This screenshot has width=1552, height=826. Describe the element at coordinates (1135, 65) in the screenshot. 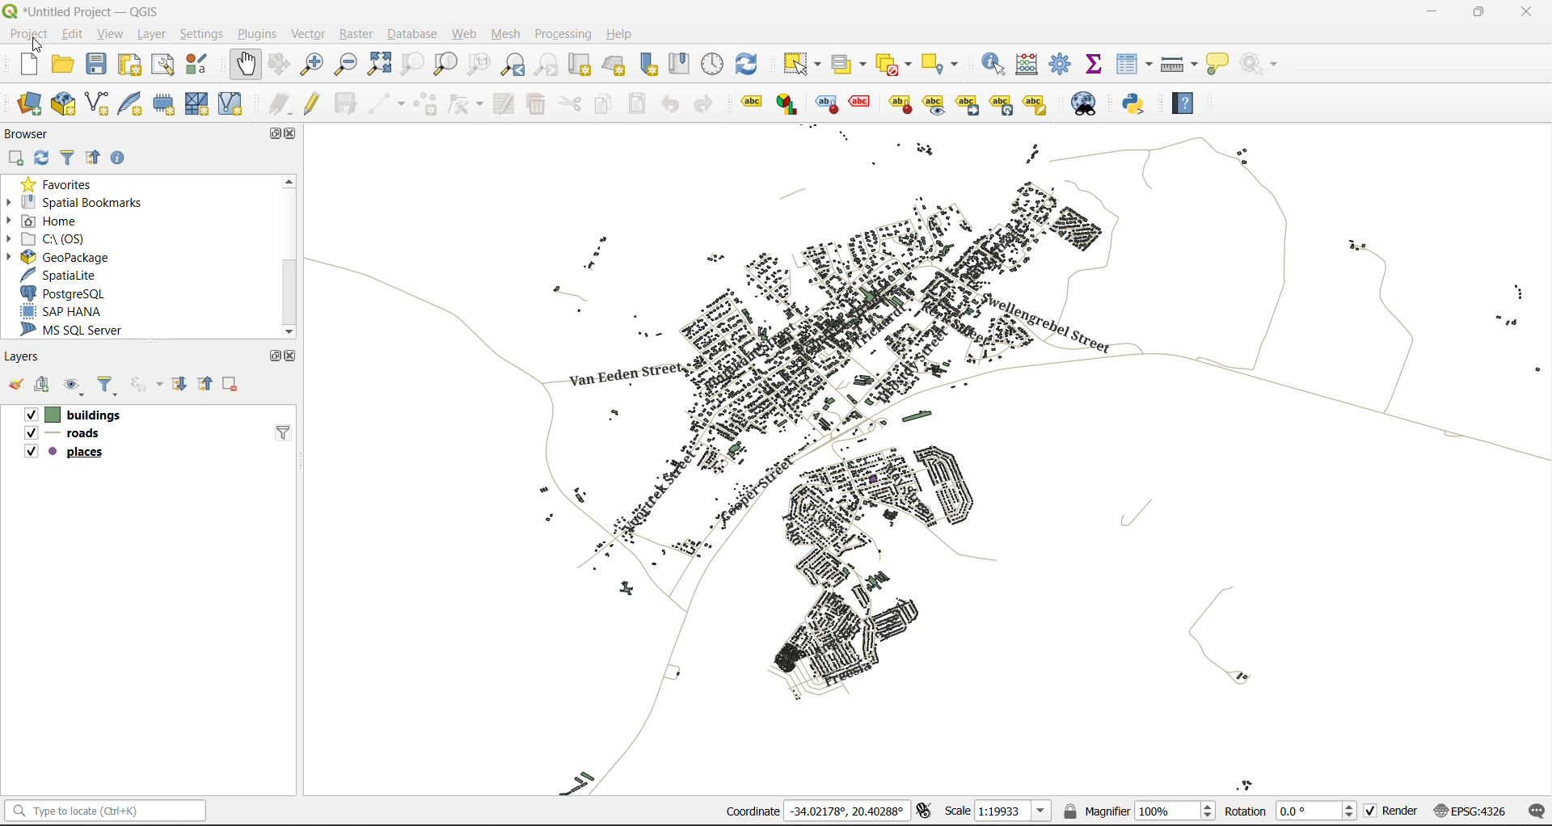

I see `attributes table` at that location.